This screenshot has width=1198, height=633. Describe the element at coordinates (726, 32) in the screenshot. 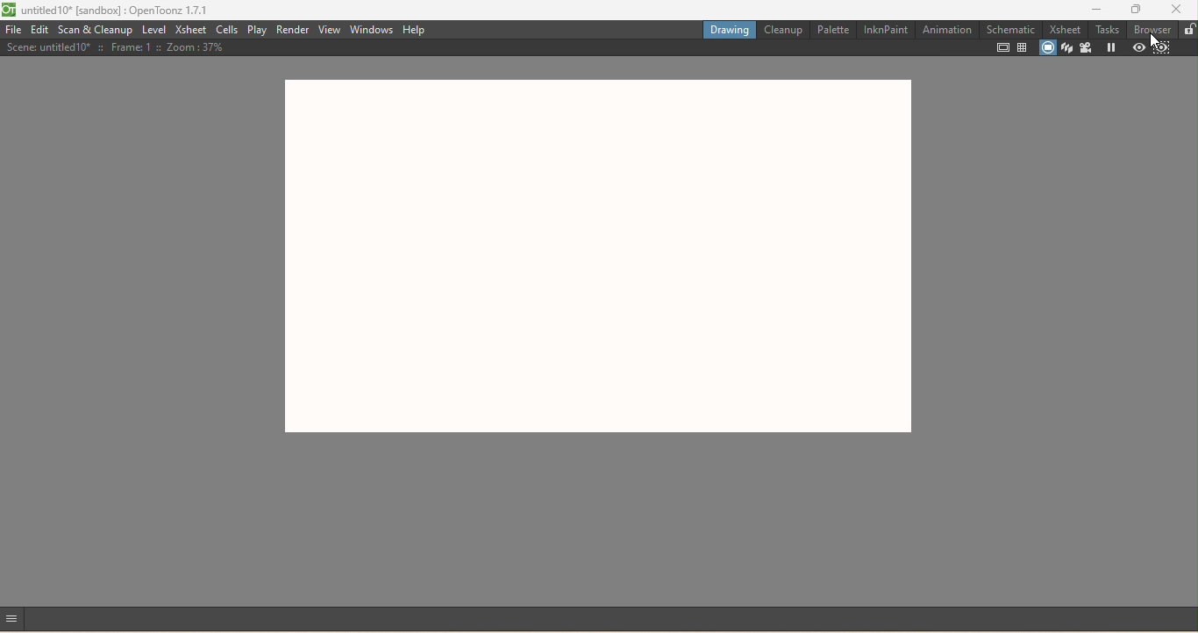

I see `Drawing` at that location.